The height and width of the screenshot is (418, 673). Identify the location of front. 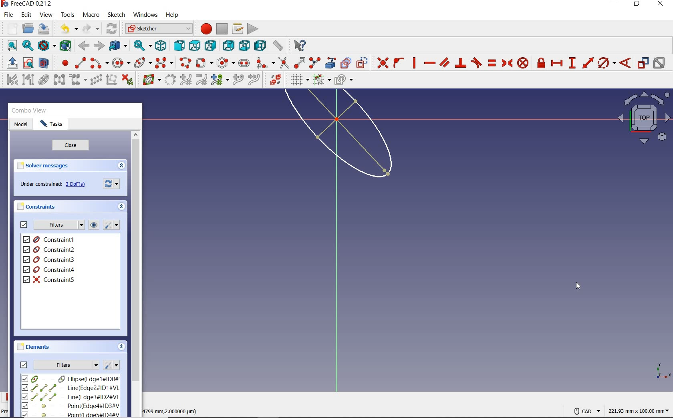
(177, 46).